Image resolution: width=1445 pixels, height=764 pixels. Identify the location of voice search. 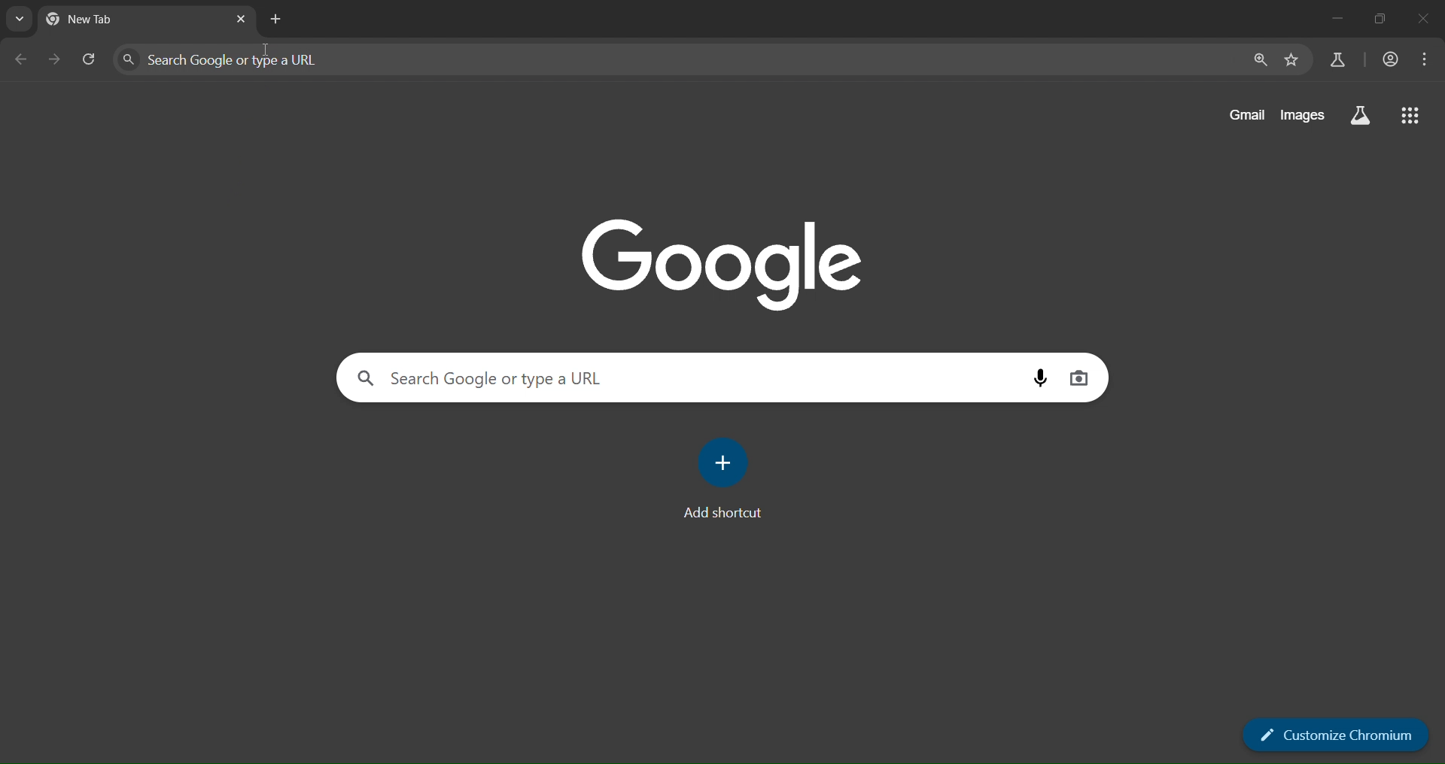
(1042, 377).